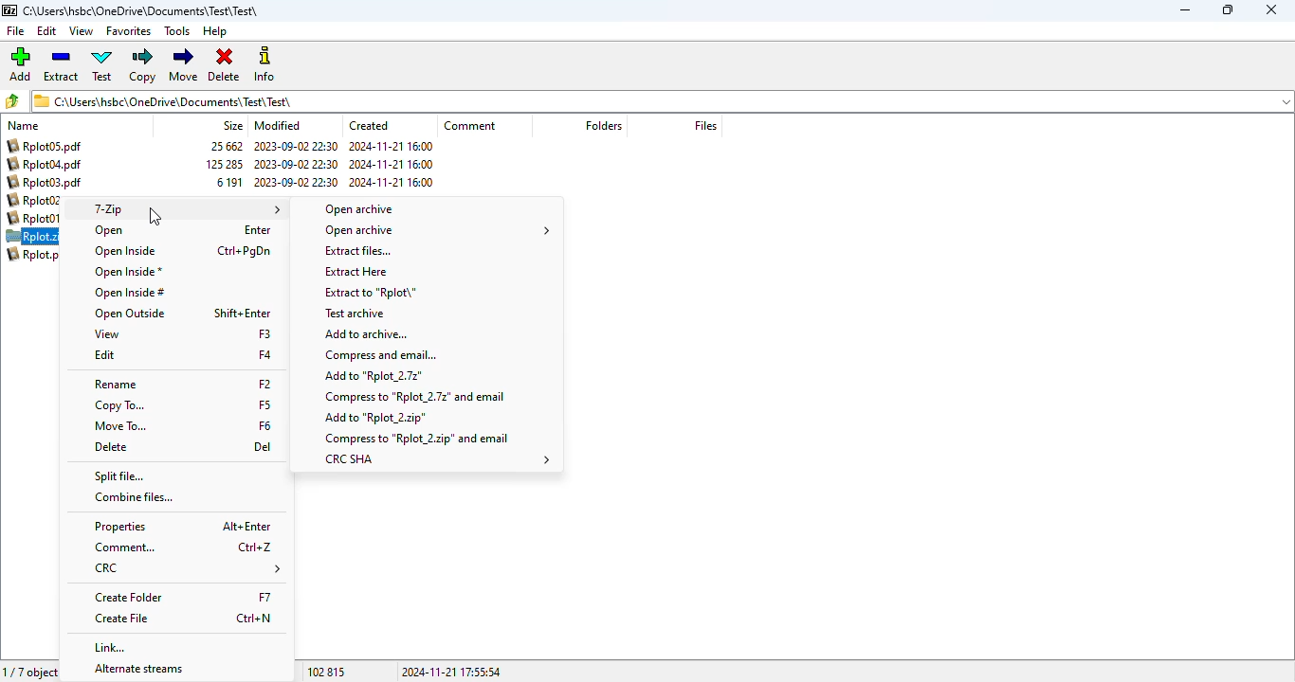 The image size is (1295, 682). I want to click on F7, so click(265, 598).